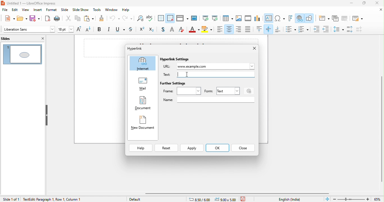 The height and width of the screenshot is (202, 384). Describe the element at coordinates (161, 19) in the screenshot. I see `display to grid` at that location.